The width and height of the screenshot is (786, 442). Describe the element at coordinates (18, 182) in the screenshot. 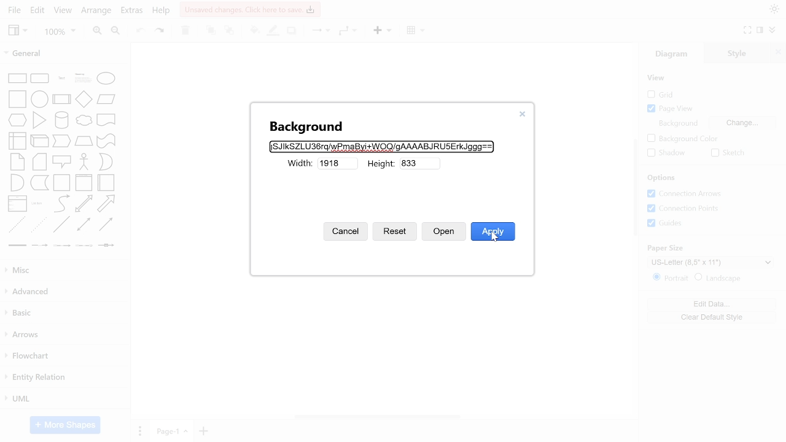

I see `general shapes` at that location.